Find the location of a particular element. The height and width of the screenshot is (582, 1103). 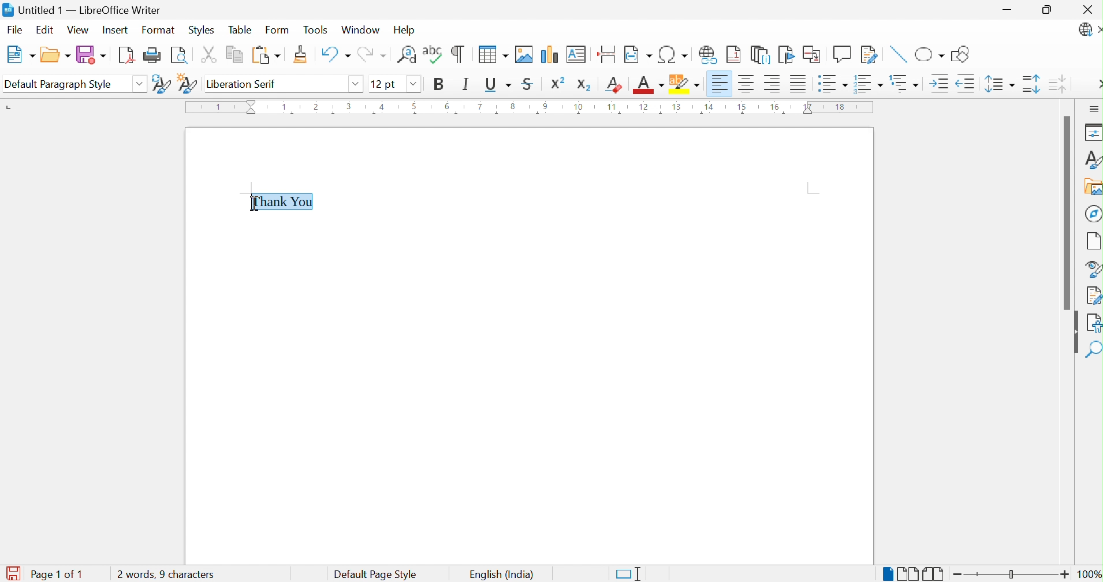

More is located at coordinates (1096, 84).